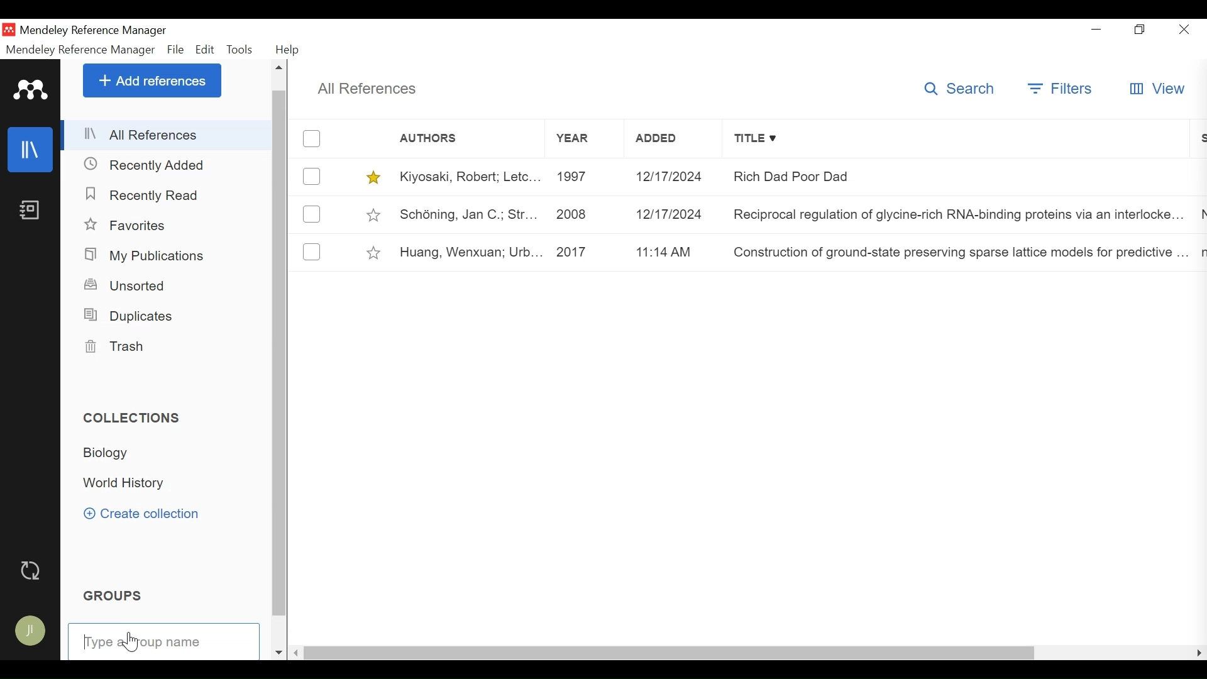  What do you see at coordinates (673, 653) in the screenshot?
I see `Horizontal Scroll bar` at bounding box center [673, 653].